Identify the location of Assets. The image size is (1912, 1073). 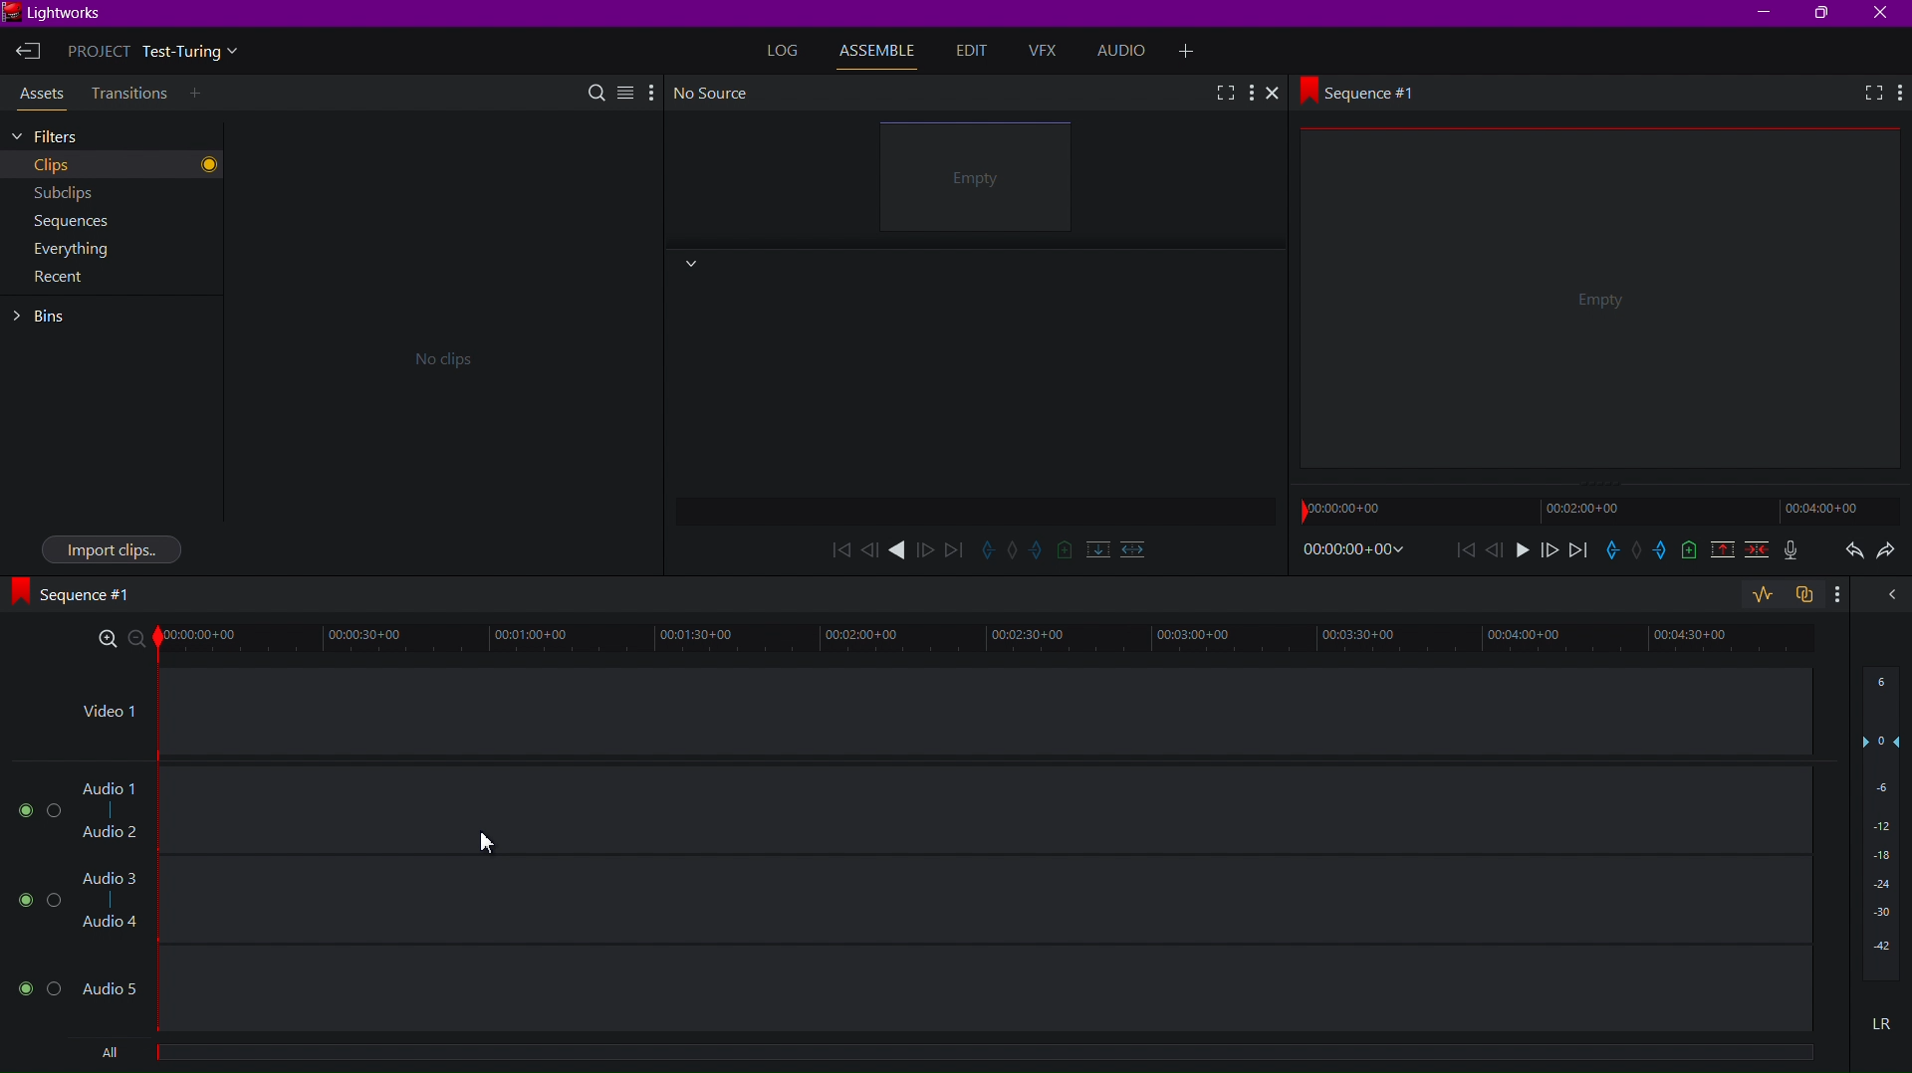
(38, 97).